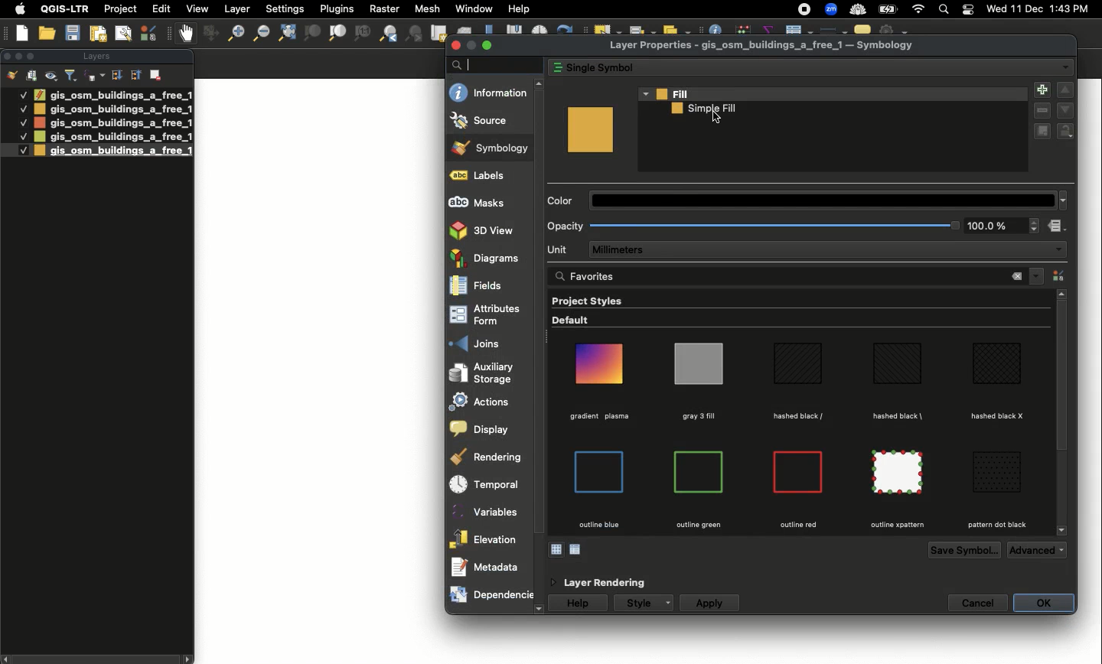  I want to click on Checked, so click(15, 150).